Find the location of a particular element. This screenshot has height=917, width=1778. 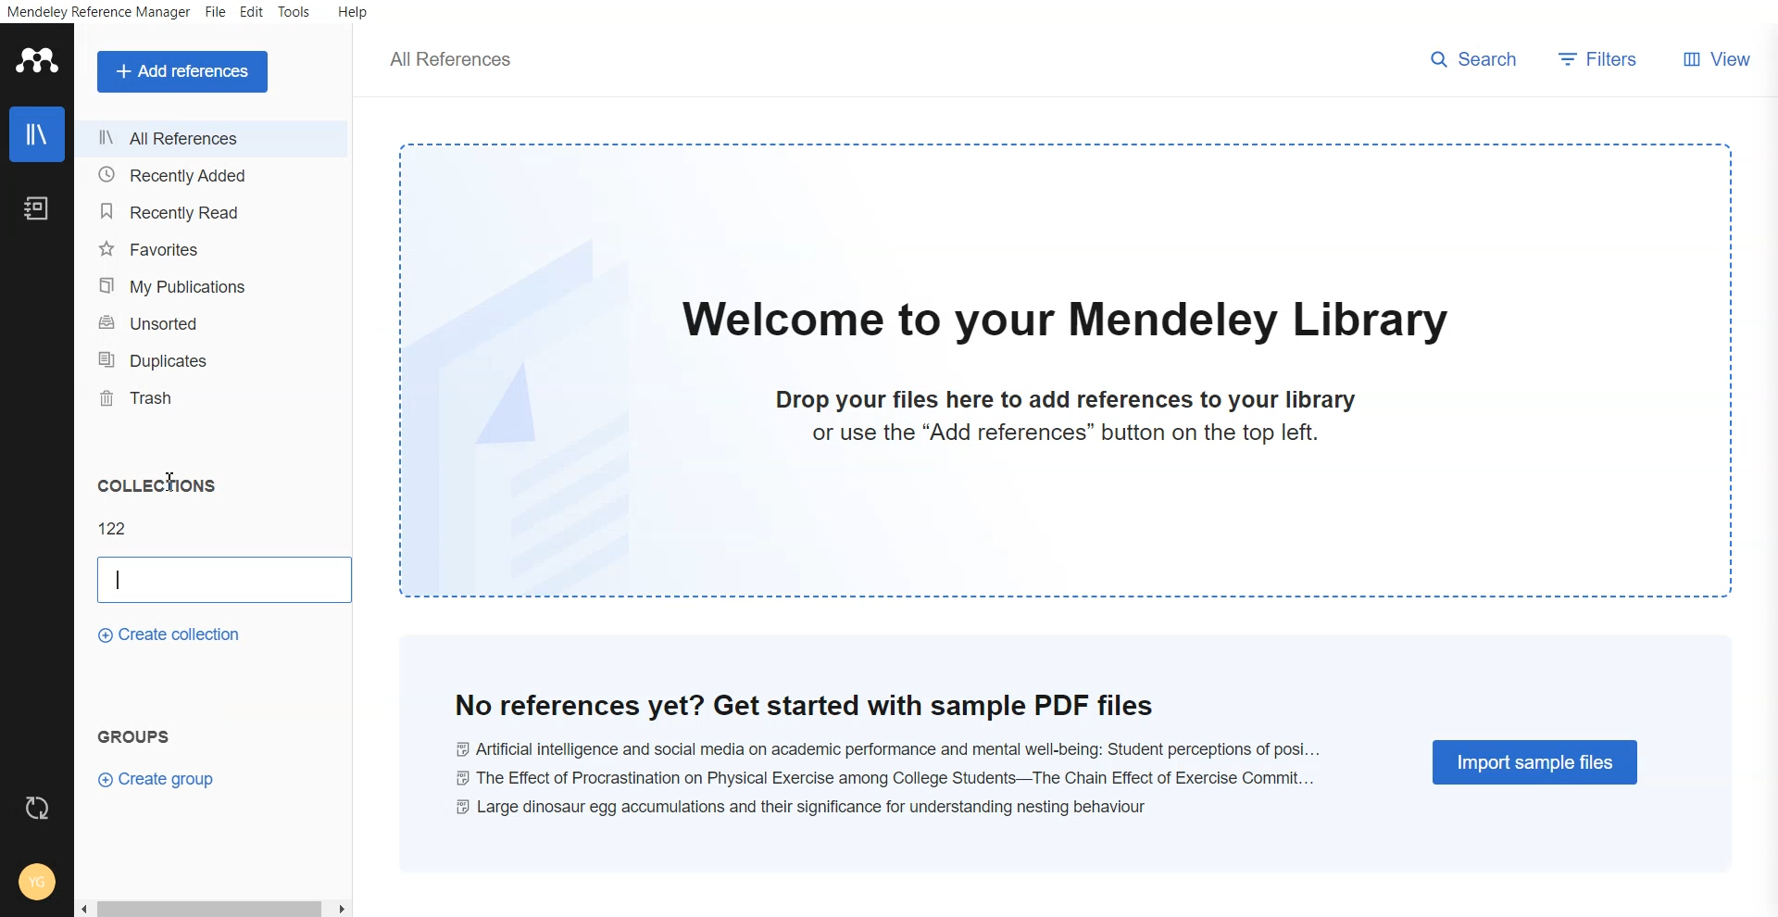

Mendeley reference manager is located at coordinates (101, 13).